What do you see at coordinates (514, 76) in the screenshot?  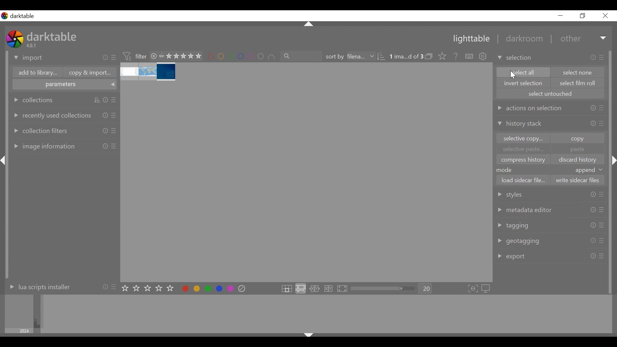 I see `cursor` at bounding box center [514, 76].